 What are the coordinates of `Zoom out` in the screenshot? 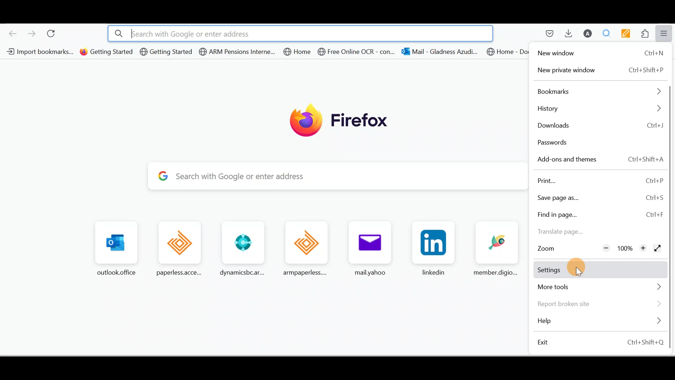 It's located at (606, 248).